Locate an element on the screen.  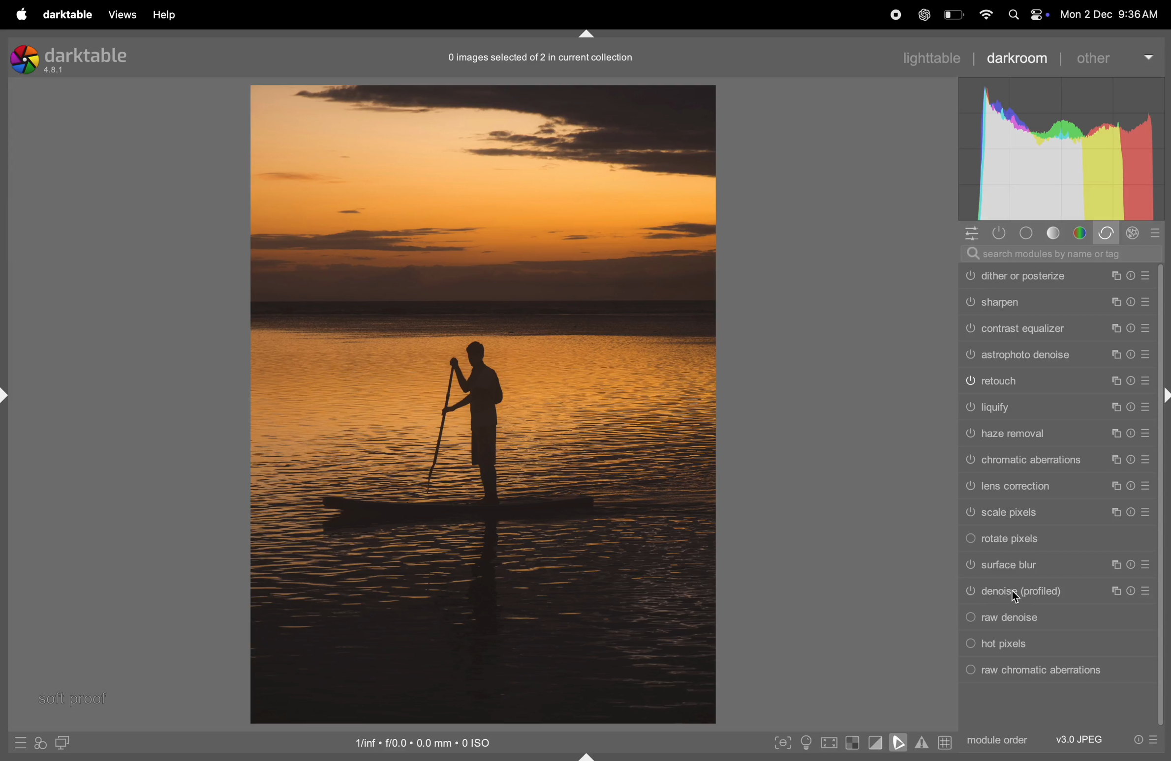
other is located at coordinates (1117, 55).